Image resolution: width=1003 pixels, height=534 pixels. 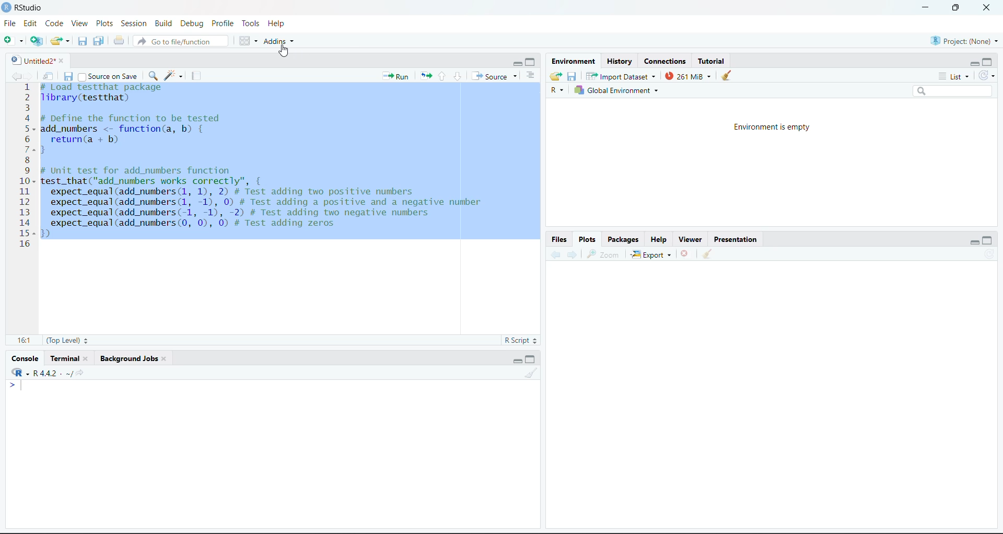 What do you see at coordinates (54, 24) in the screenshot?
I see `Code` at bounding box center [54, 24].